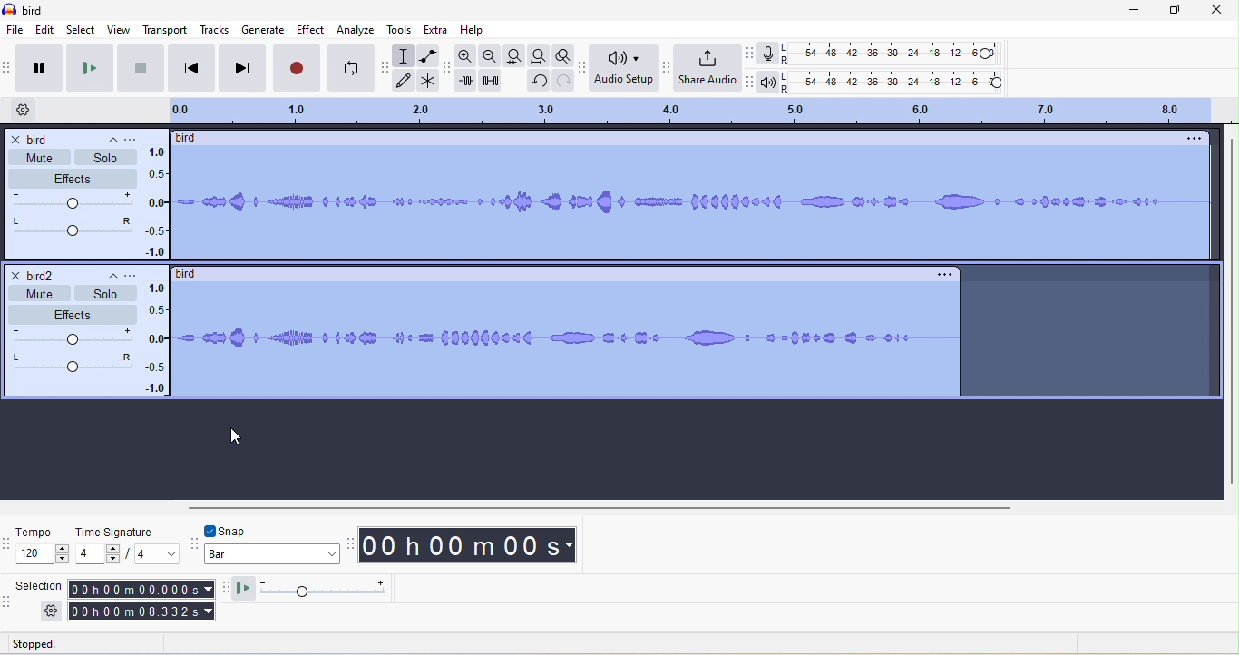 Image resolution: width=1239 pixels, height=655 pixels. I want to click on record meter, so click(765, 53).